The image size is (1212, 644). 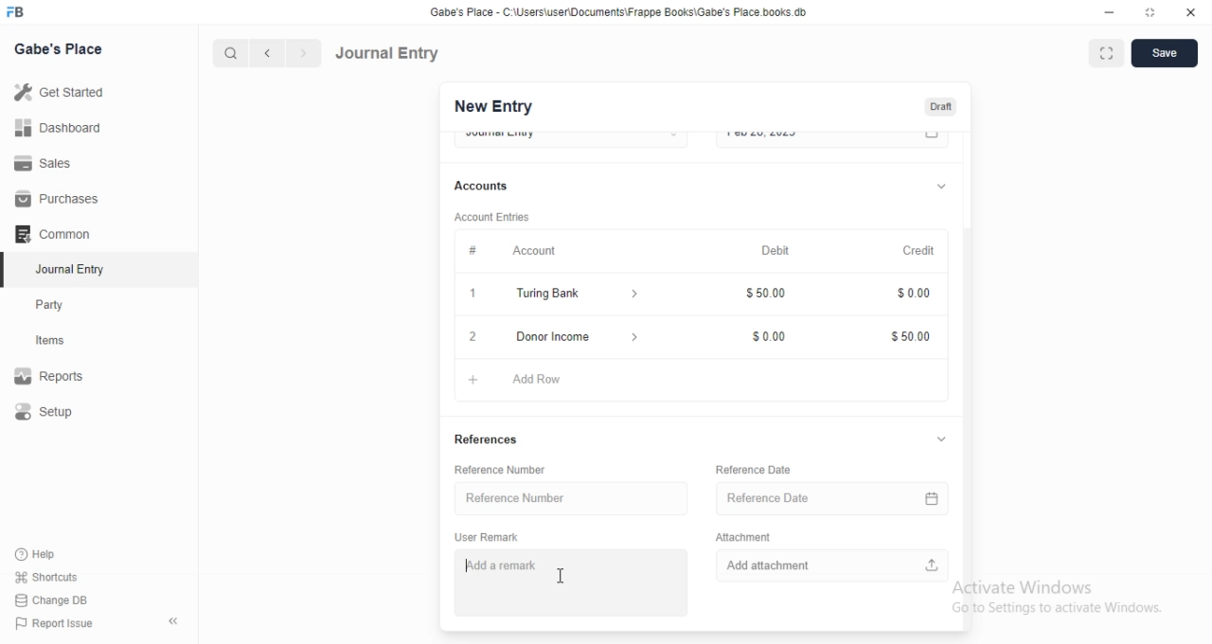 What do you see at coordinates (491, 536) in the screenshot?
I see `User Remark` at bounding box center [491, 536].